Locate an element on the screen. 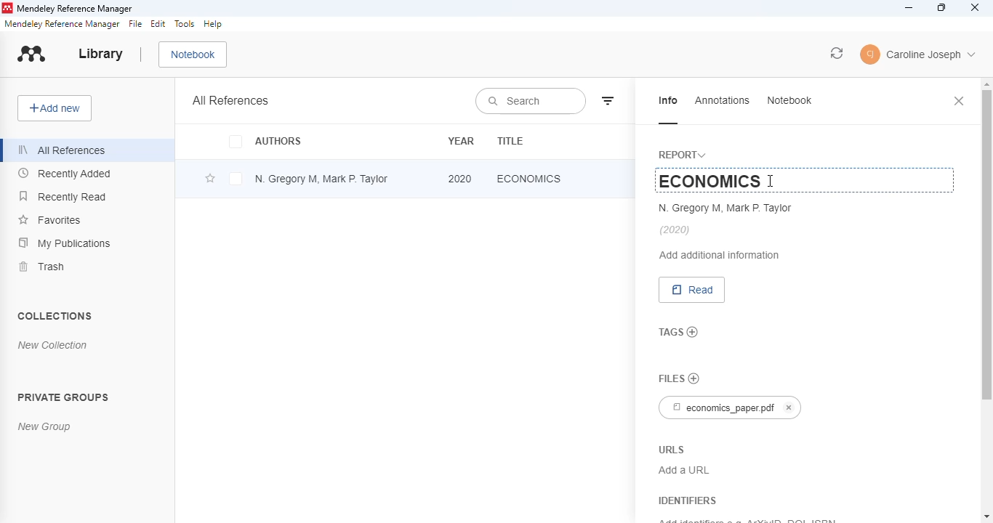 The image size is (993, 523). year is located at coordinates (461, 140).